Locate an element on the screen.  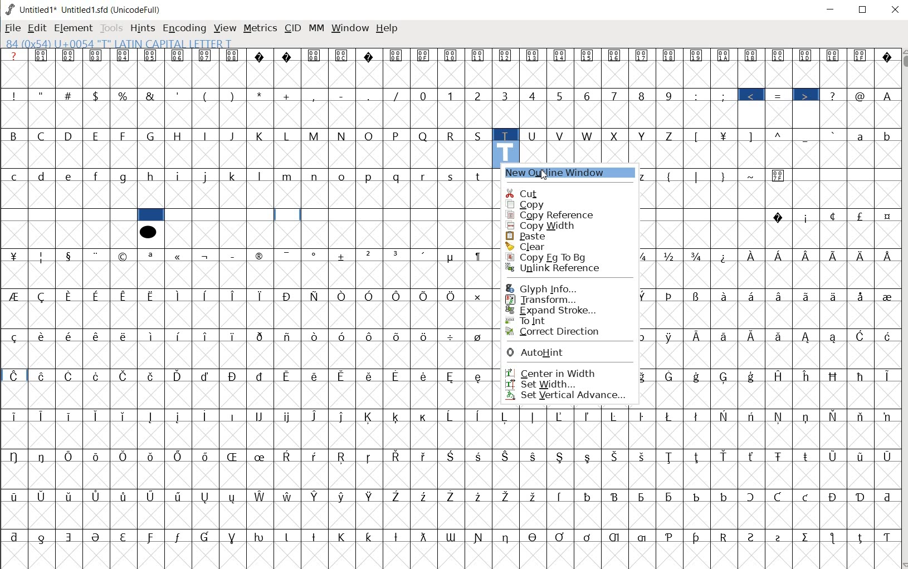
Symbol is located at coordinates (234, 536).